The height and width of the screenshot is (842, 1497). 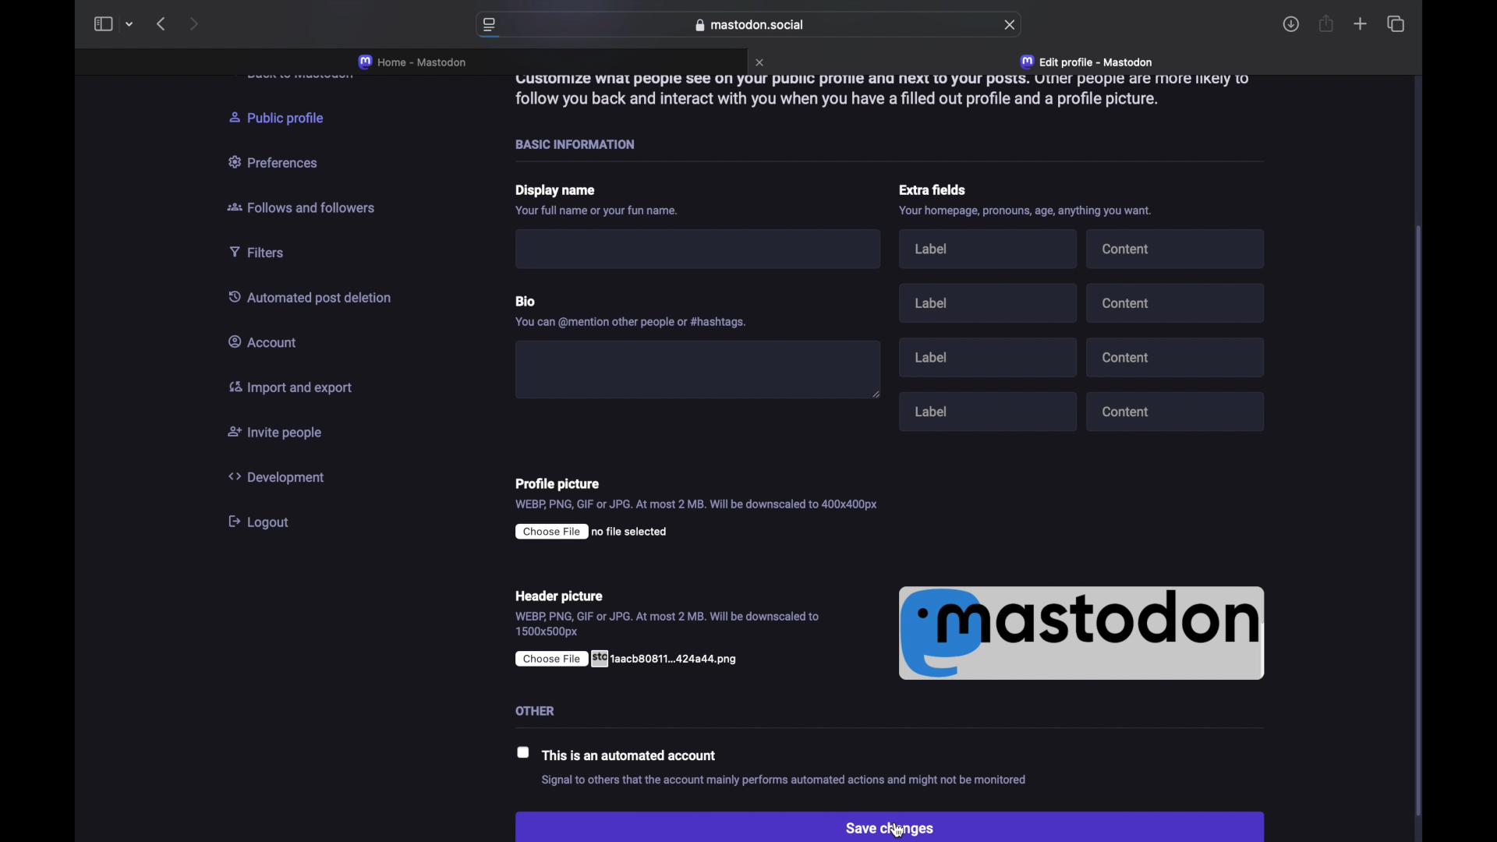 I want to click on Filters, so click(x=261, y=254).